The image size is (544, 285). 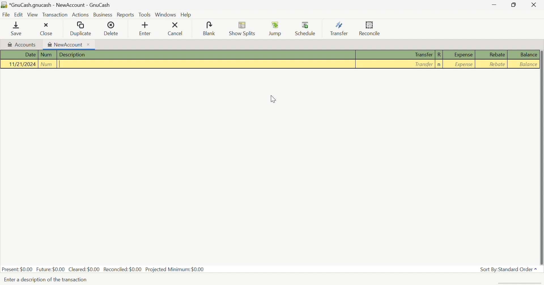 I want to click on Description, so click(x=72, y=55).